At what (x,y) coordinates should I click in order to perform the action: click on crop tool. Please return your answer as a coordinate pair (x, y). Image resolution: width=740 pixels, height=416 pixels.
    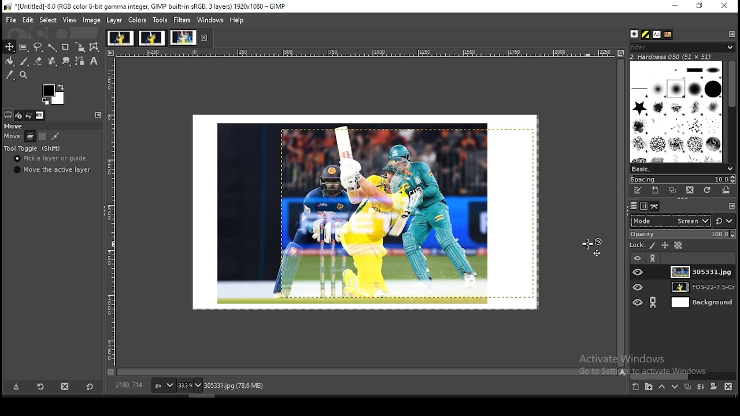
    Looking at the image, I should click on (66, 47).